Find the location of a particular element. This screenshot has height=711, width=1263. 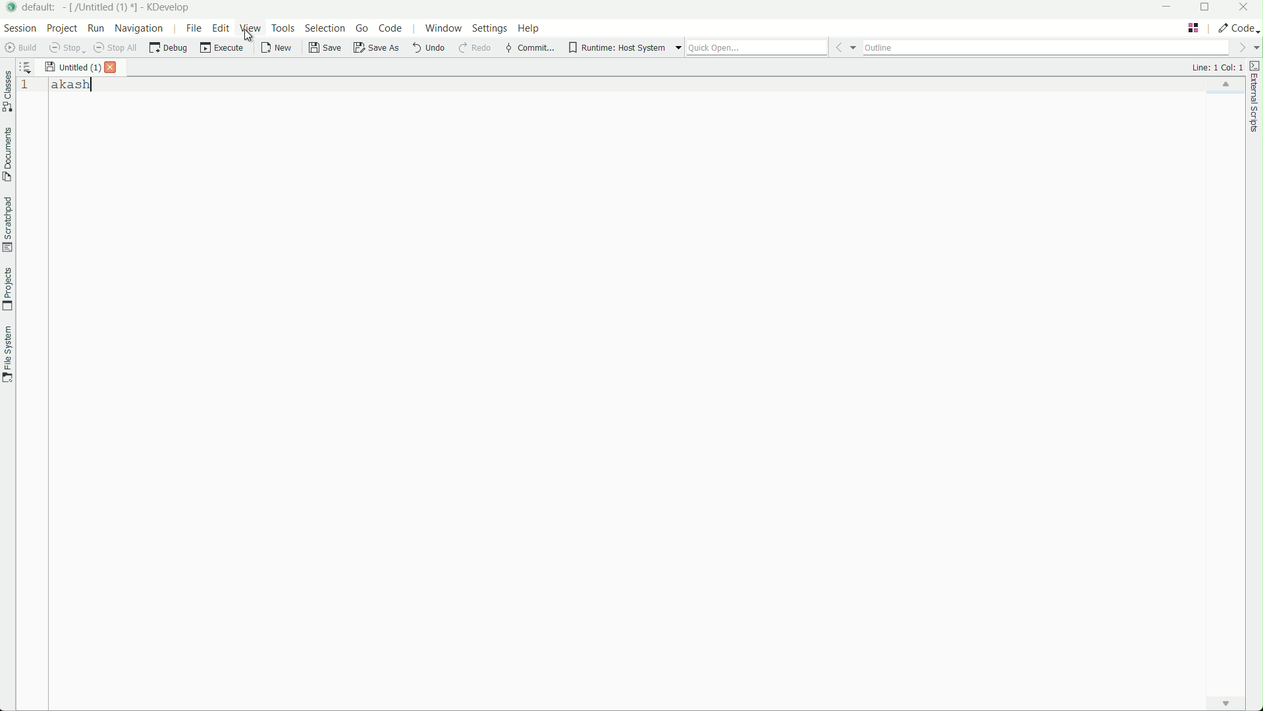

help is located at coordinates (527, 28).